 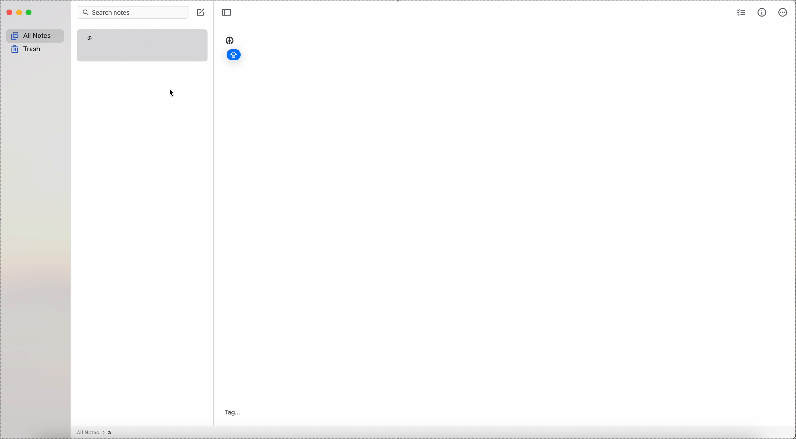 What do you see at coordinates (28, 50) in the screenshot?
I see `trash` at bounding box center [28, 50].